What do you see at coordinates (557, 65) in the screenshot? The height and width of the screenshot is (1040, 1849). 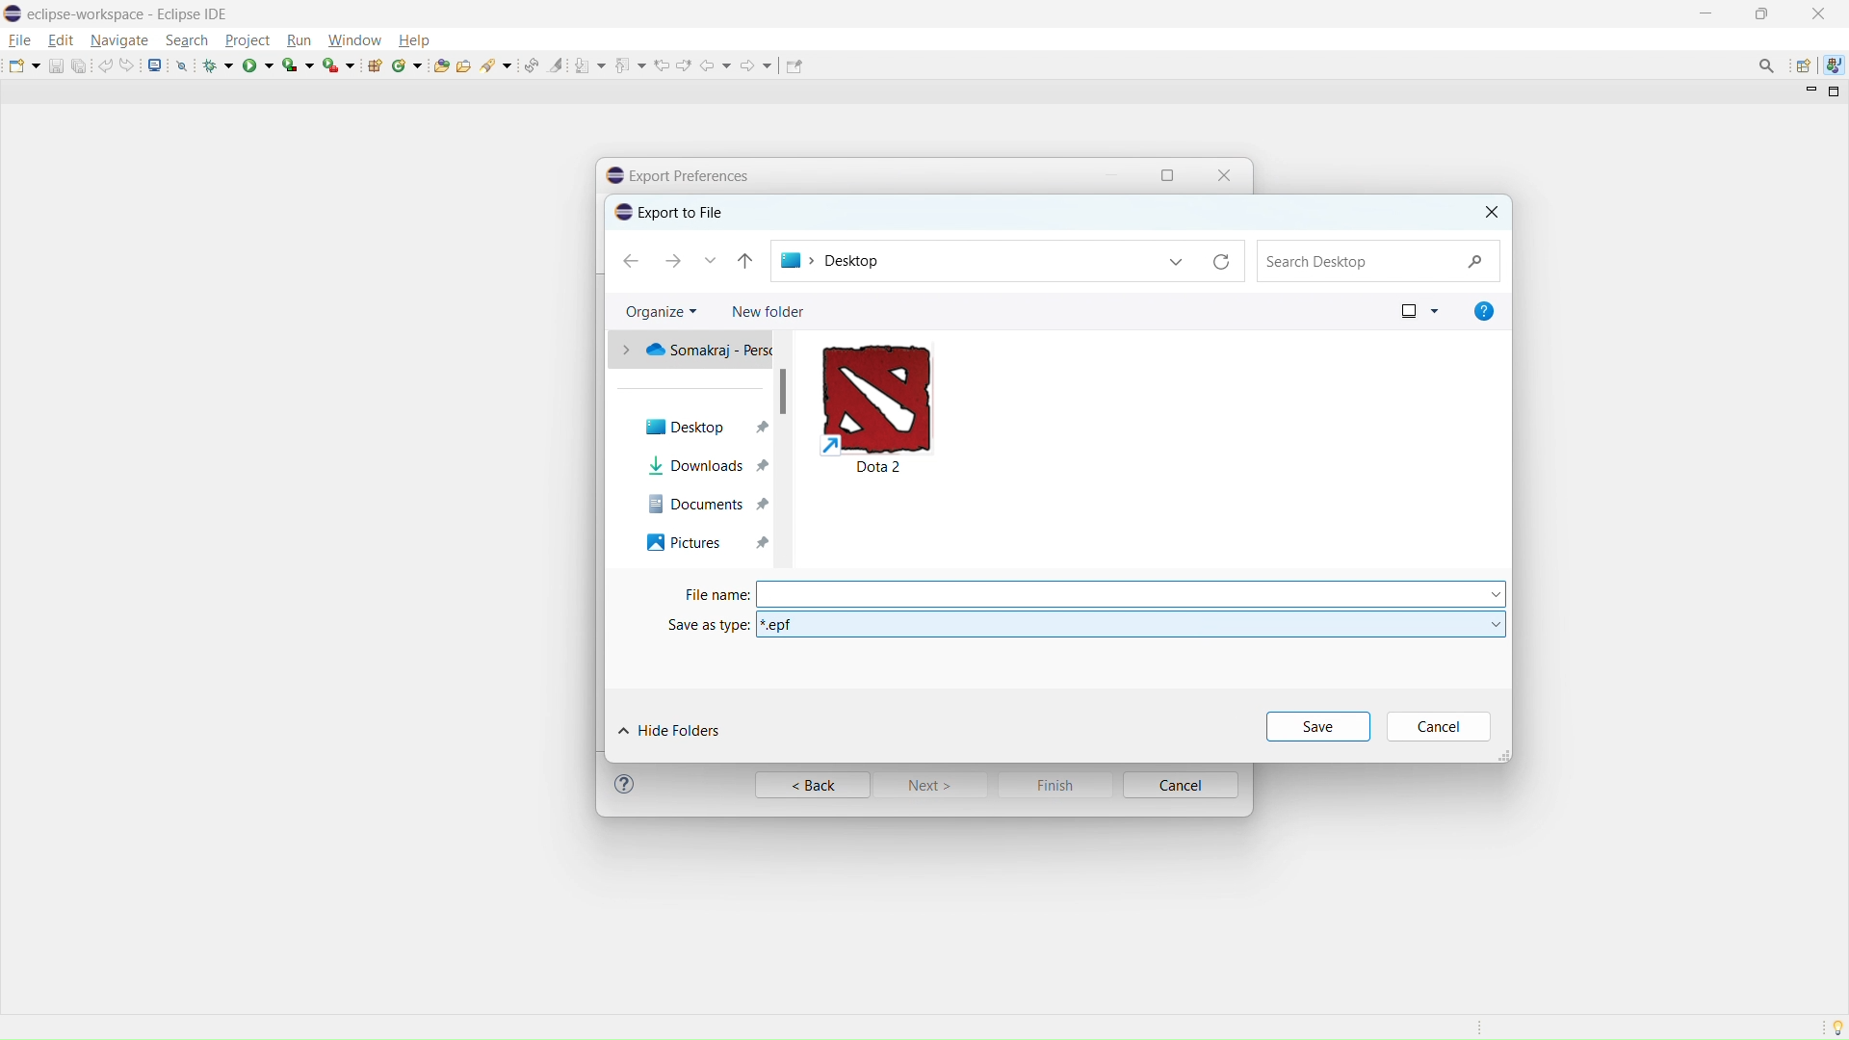 I see `toggle ant mark occurances` at bounding box center [557, 65].